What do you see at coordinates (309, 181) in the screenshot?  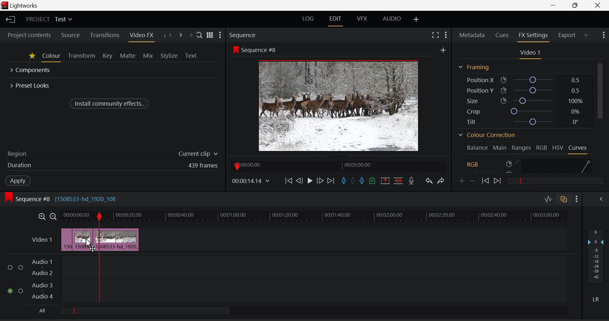 I see `Video Paused` at bounding box center [309, 181].